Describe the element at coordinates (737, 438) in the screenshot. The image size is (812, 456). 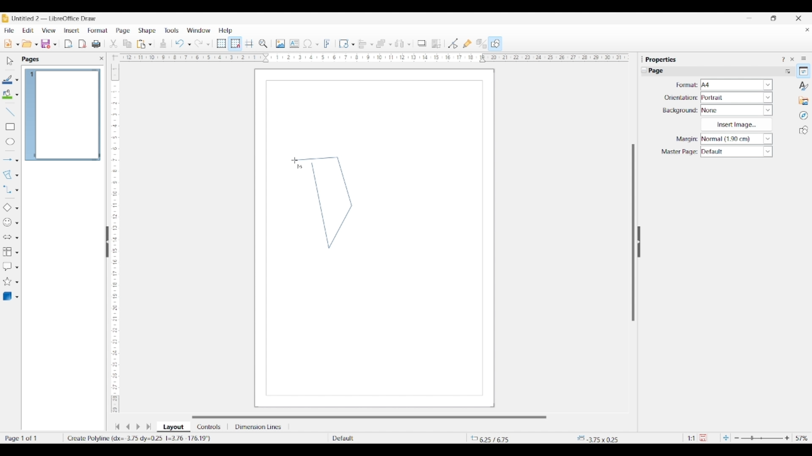
I see `Zoom out` at that location.